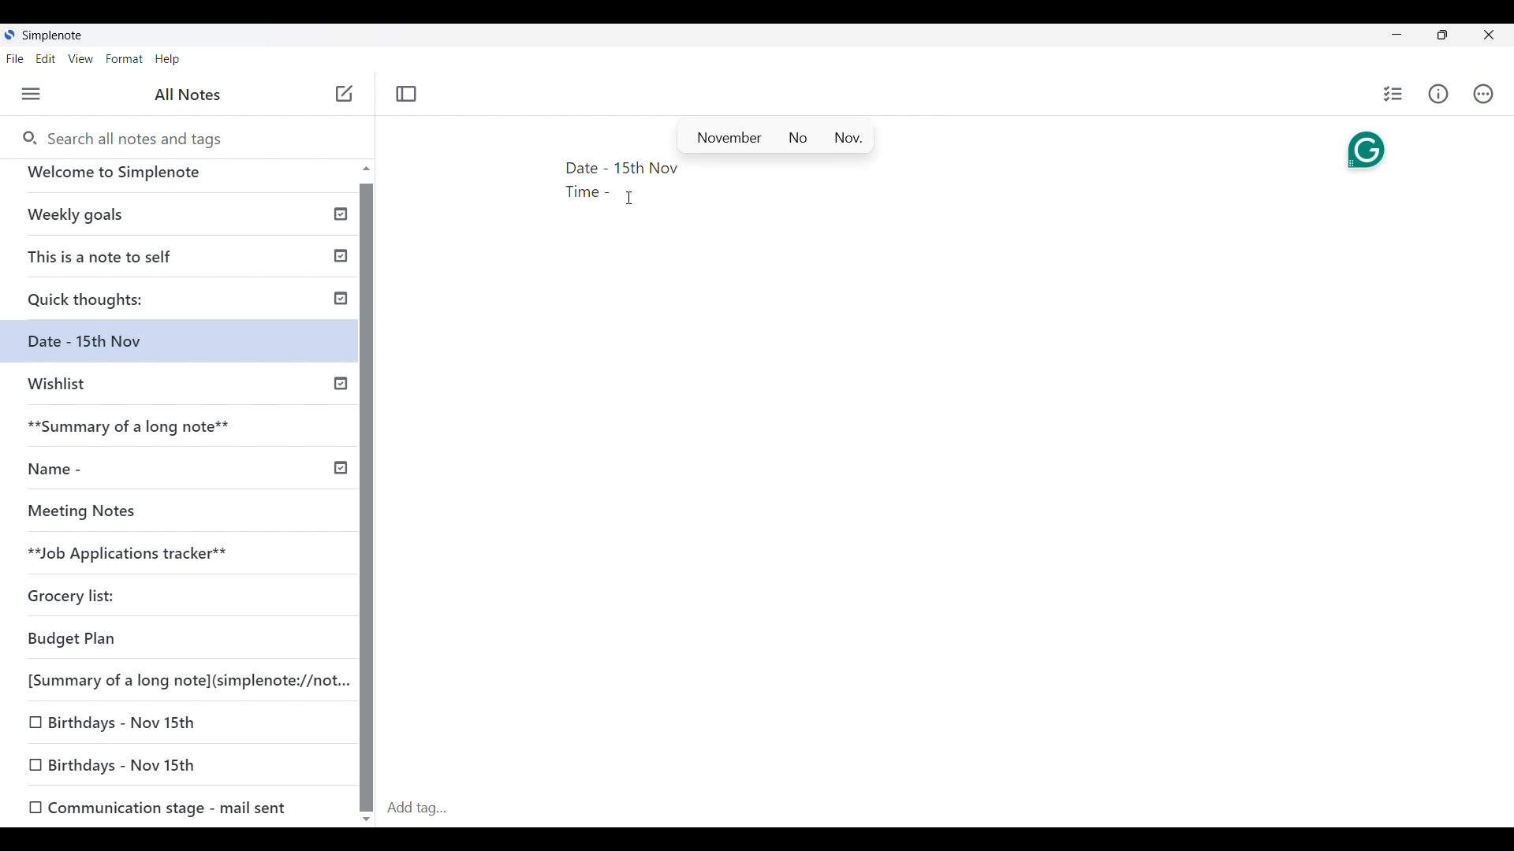 Image resolution: width=1514 pixels, height=851 pixels. What do you see at coordinates (129, 515) in the screenshot?
I see `Unpublished note` at bounding box center [129, 515].